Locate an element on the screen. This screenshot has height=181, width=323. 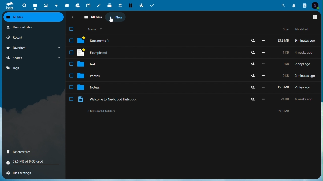
Checkbox is located at coordinates (70, 29).